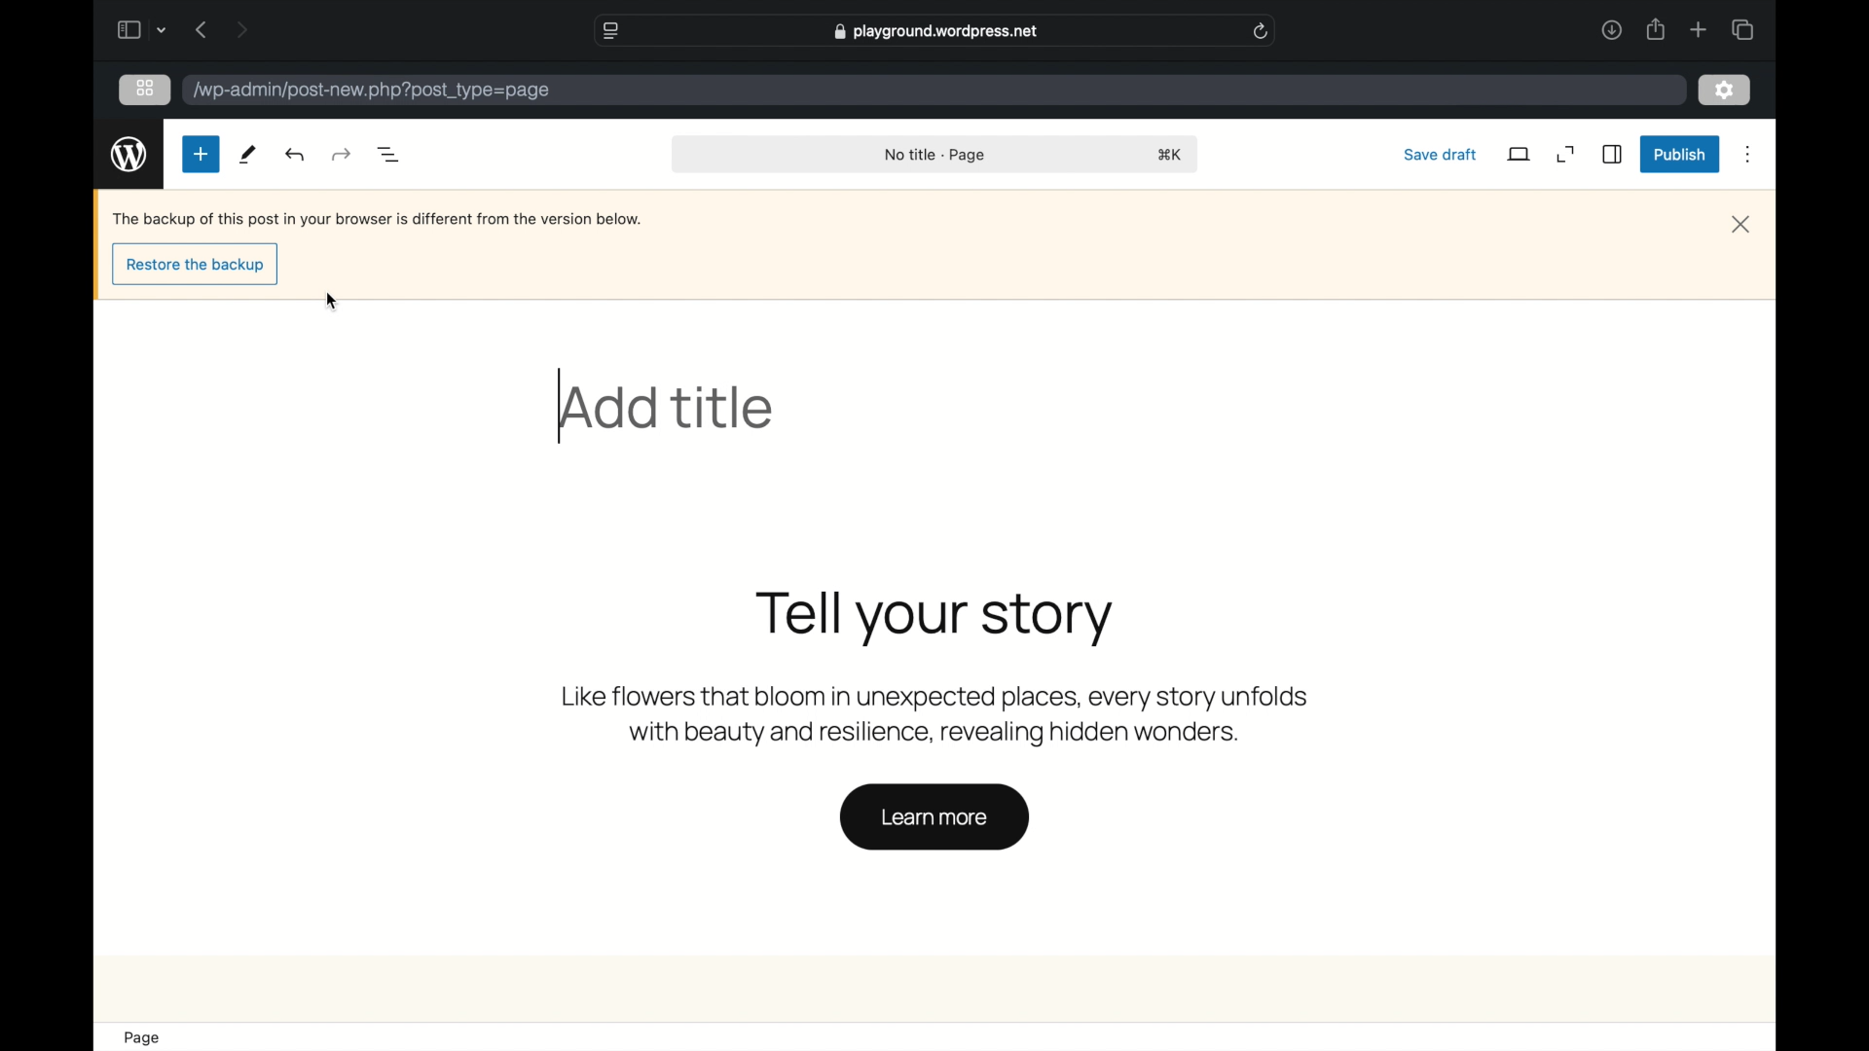  Describe the element at coordinates (129, 155) in the screenshot. I see `wordpress` at that location.